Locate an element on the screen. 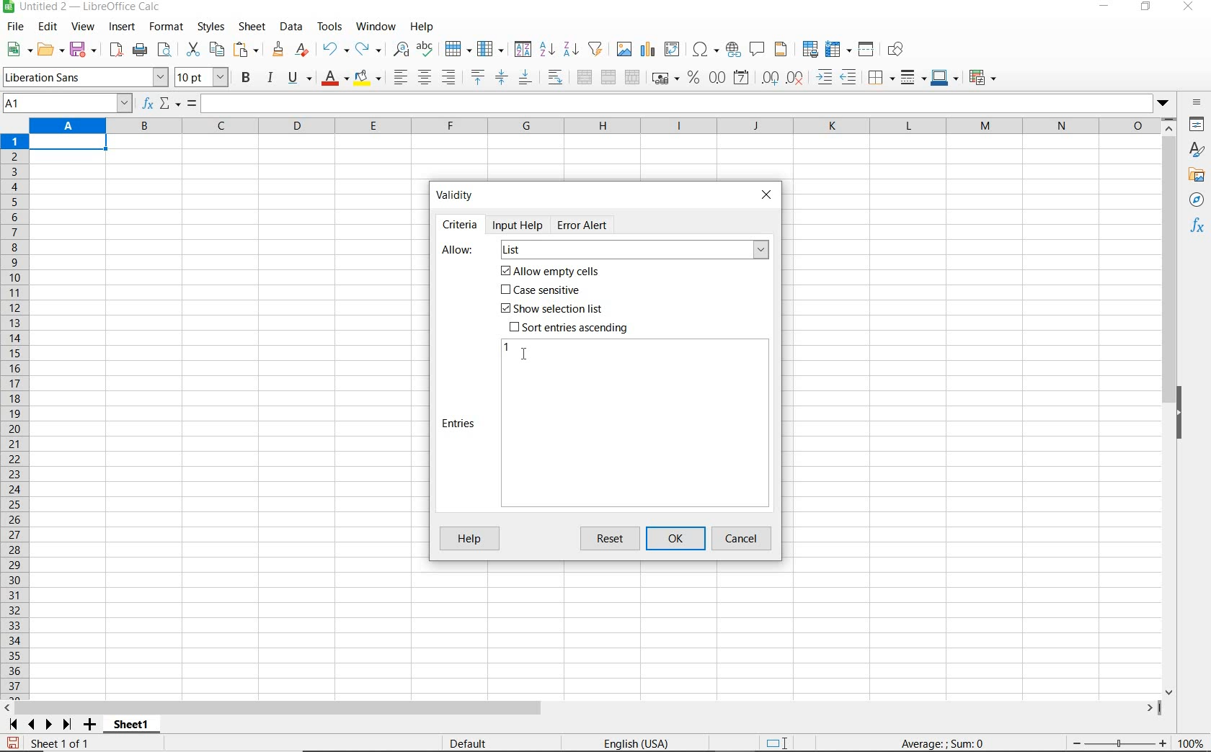  tools is located at coordinates (331, 27).